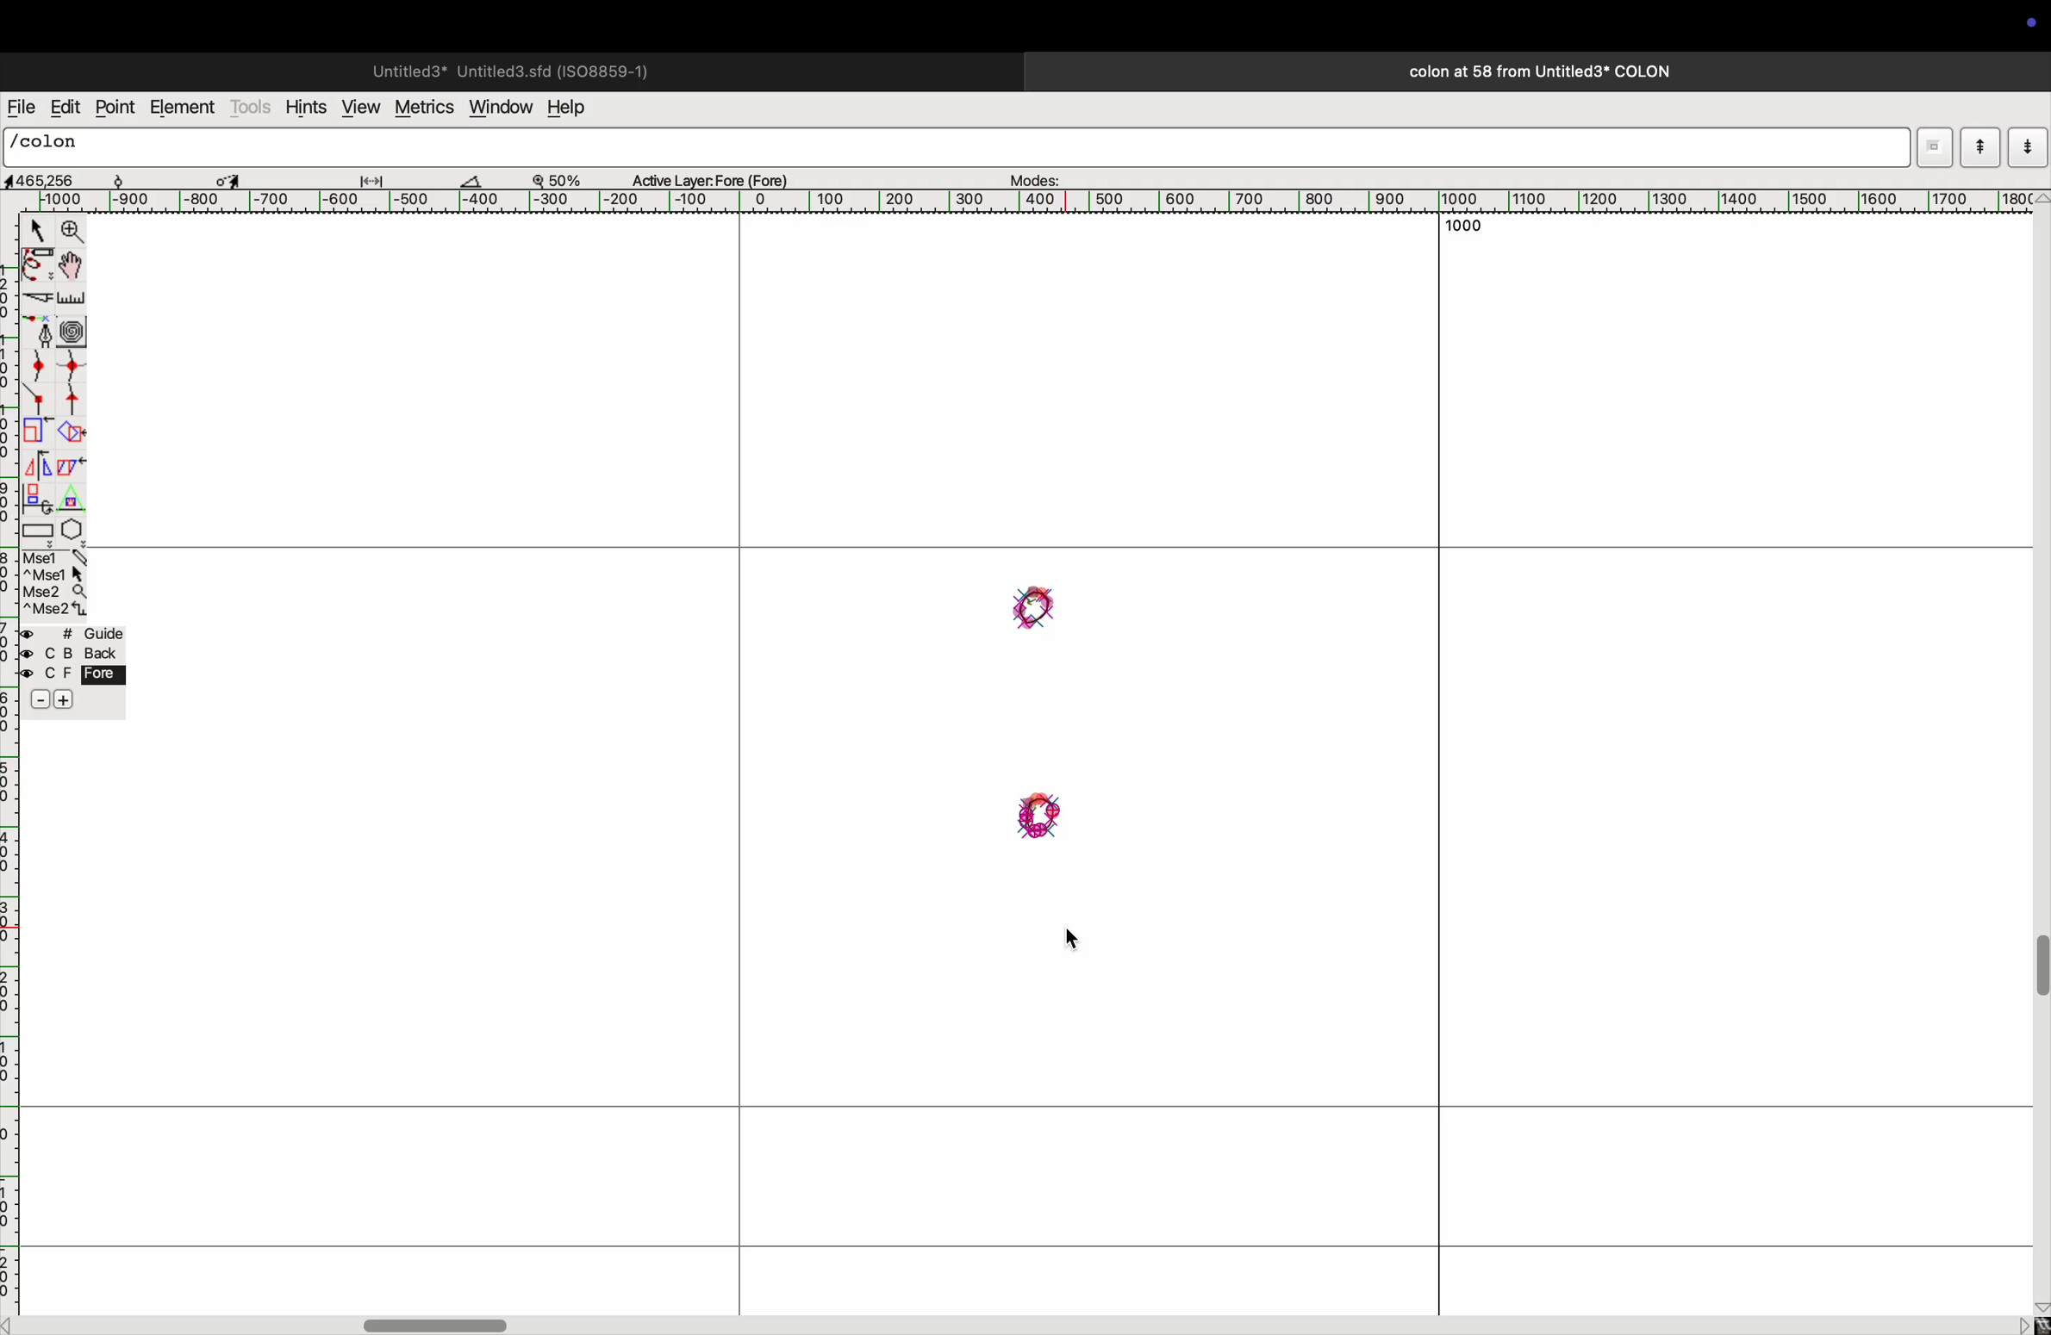  I want to click on clone, so click(39, 498).